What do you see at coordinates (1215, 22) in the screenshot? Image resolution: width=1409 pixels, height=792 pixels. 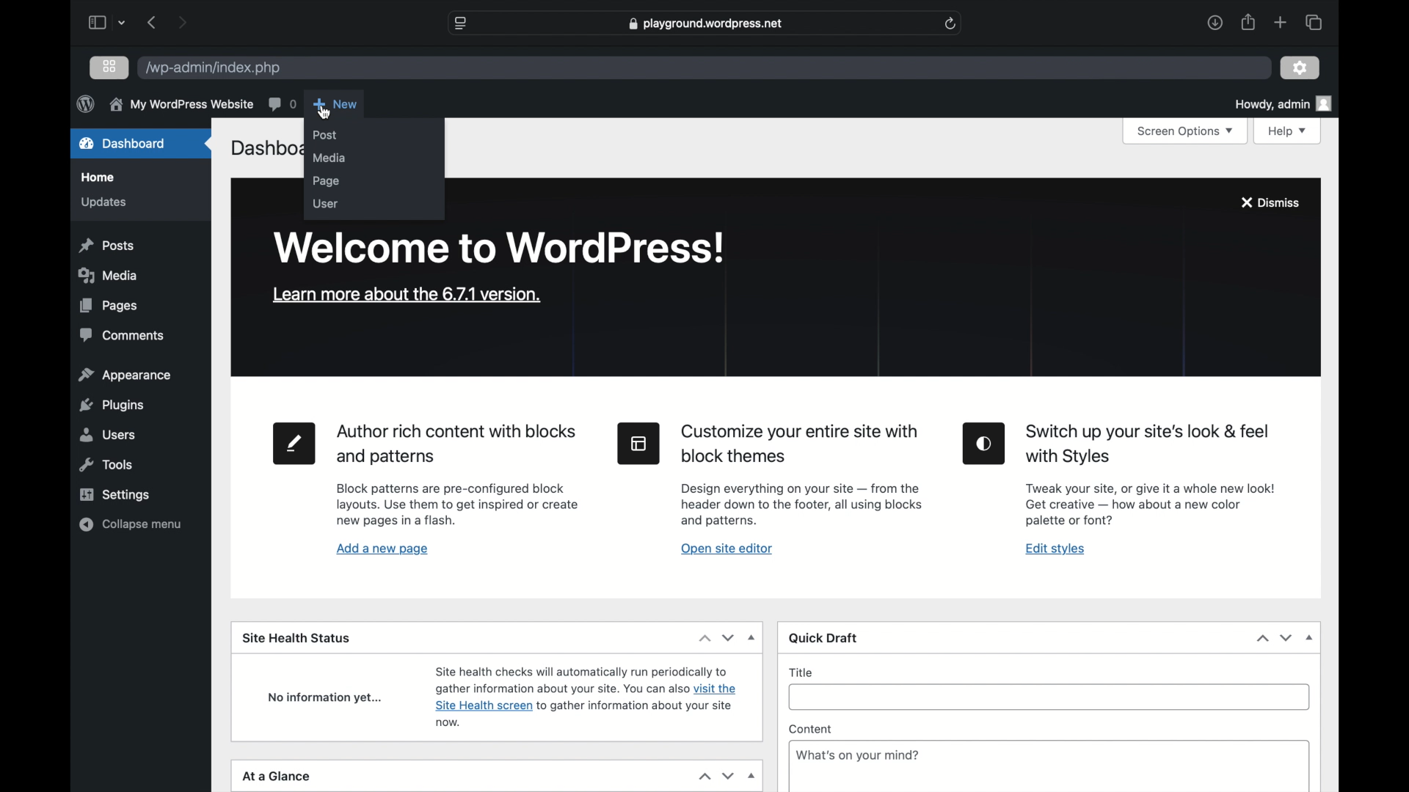 I see `downloads` at bounding box center [1215, 22].